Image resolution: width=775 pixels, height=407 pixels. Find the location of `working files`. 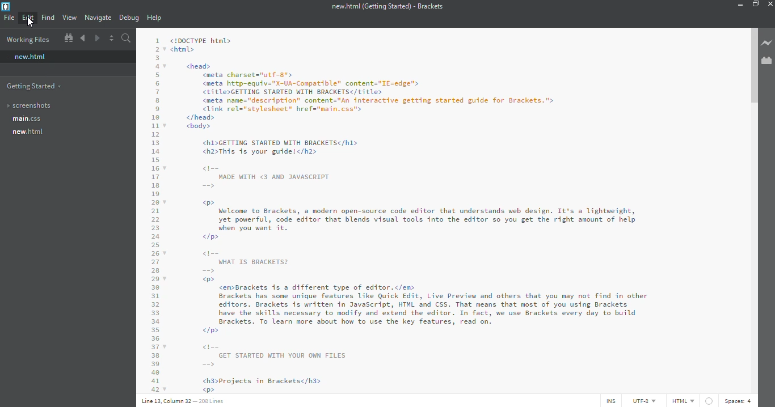

working files is located at coordinates (28, 39).